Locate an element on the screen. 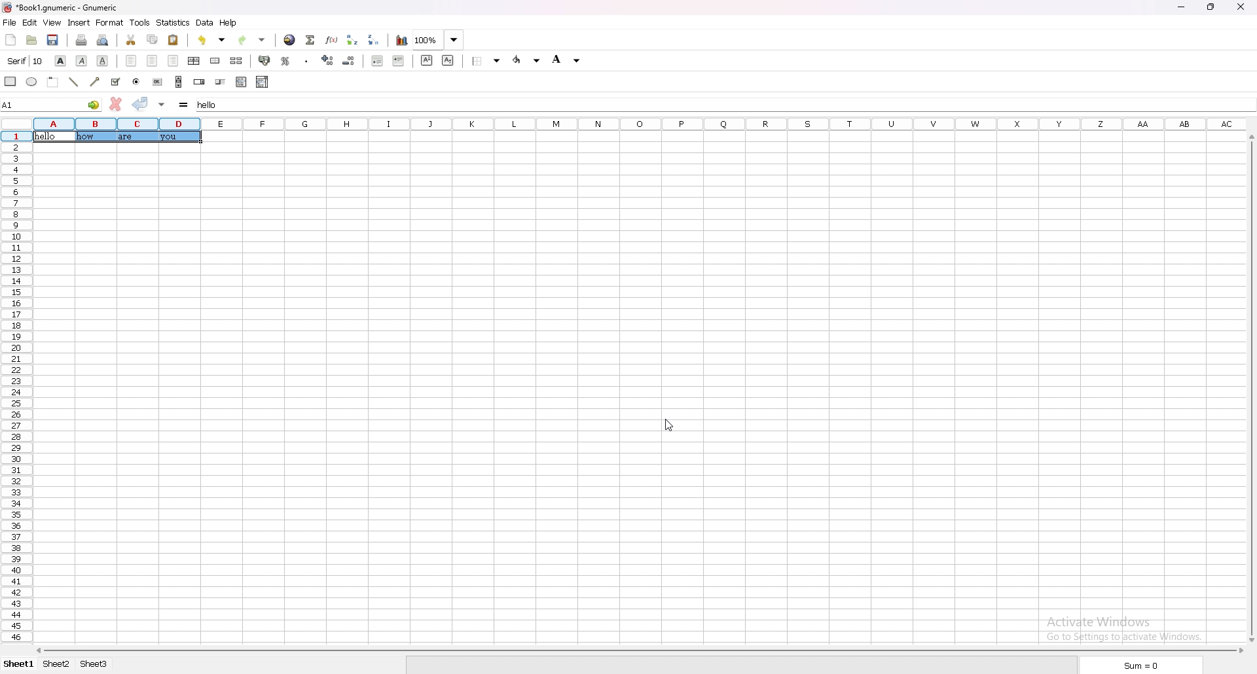 Image resolution: width=1257 pixels, height=674 pixels. scroll bar is located at coordinates (179, 82).